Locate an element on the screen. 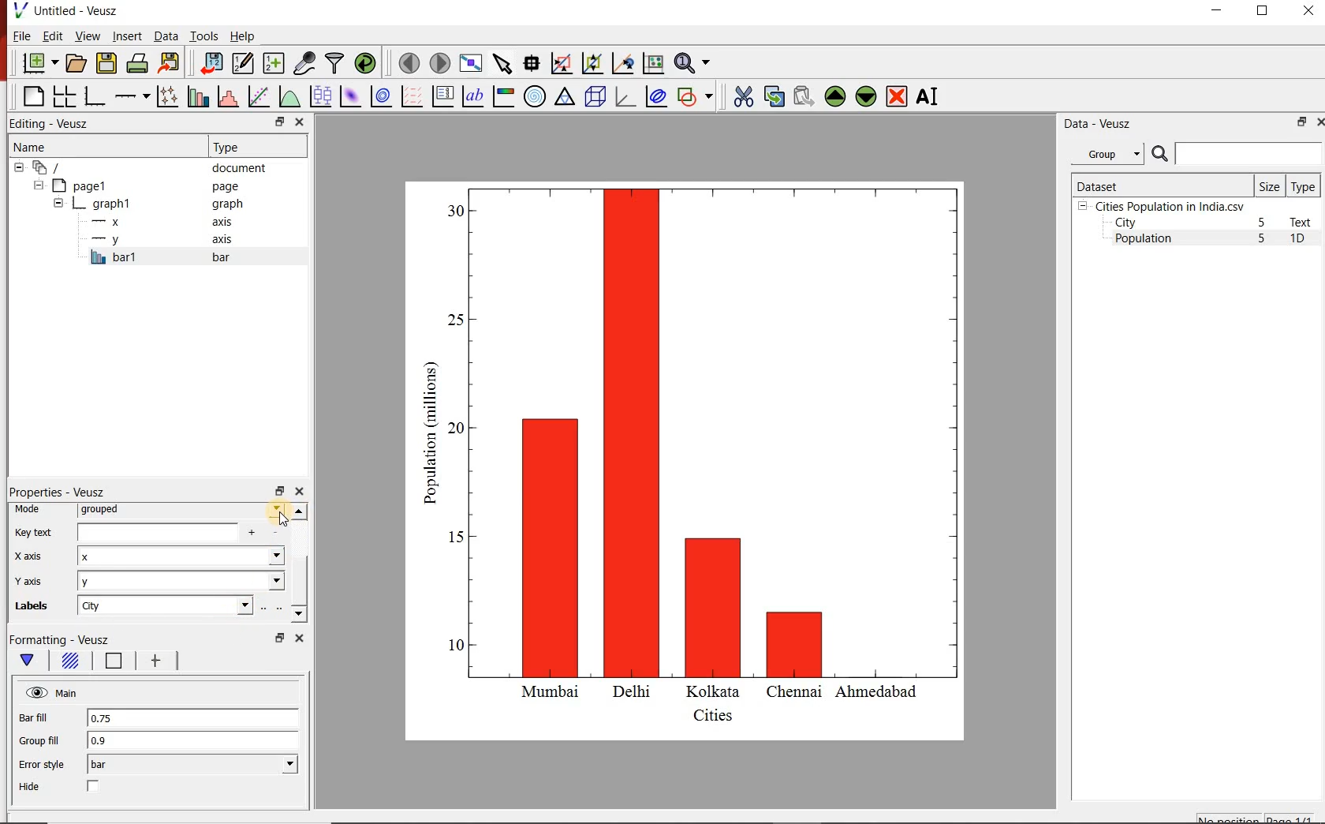 The image size is (1325, 824). Size is located at coordinates (1270, 185).